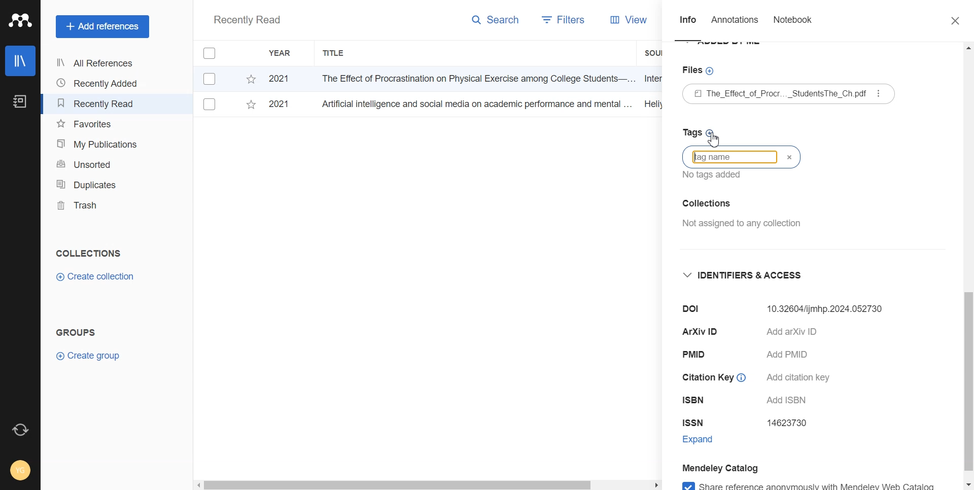  What do you see at coordinates (279, 103) in the screenshot?
I see `2021` at bounding box center [279, 103].